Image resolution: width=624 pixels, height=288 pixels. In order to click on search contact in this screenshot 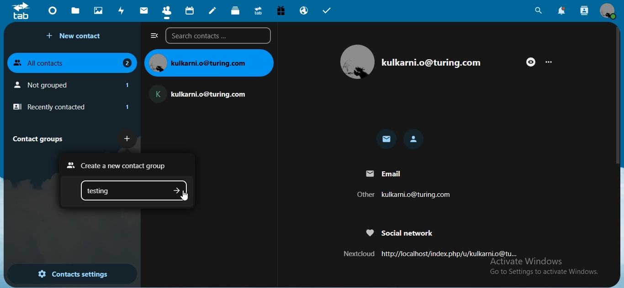, I will do `click(220, 36)`.